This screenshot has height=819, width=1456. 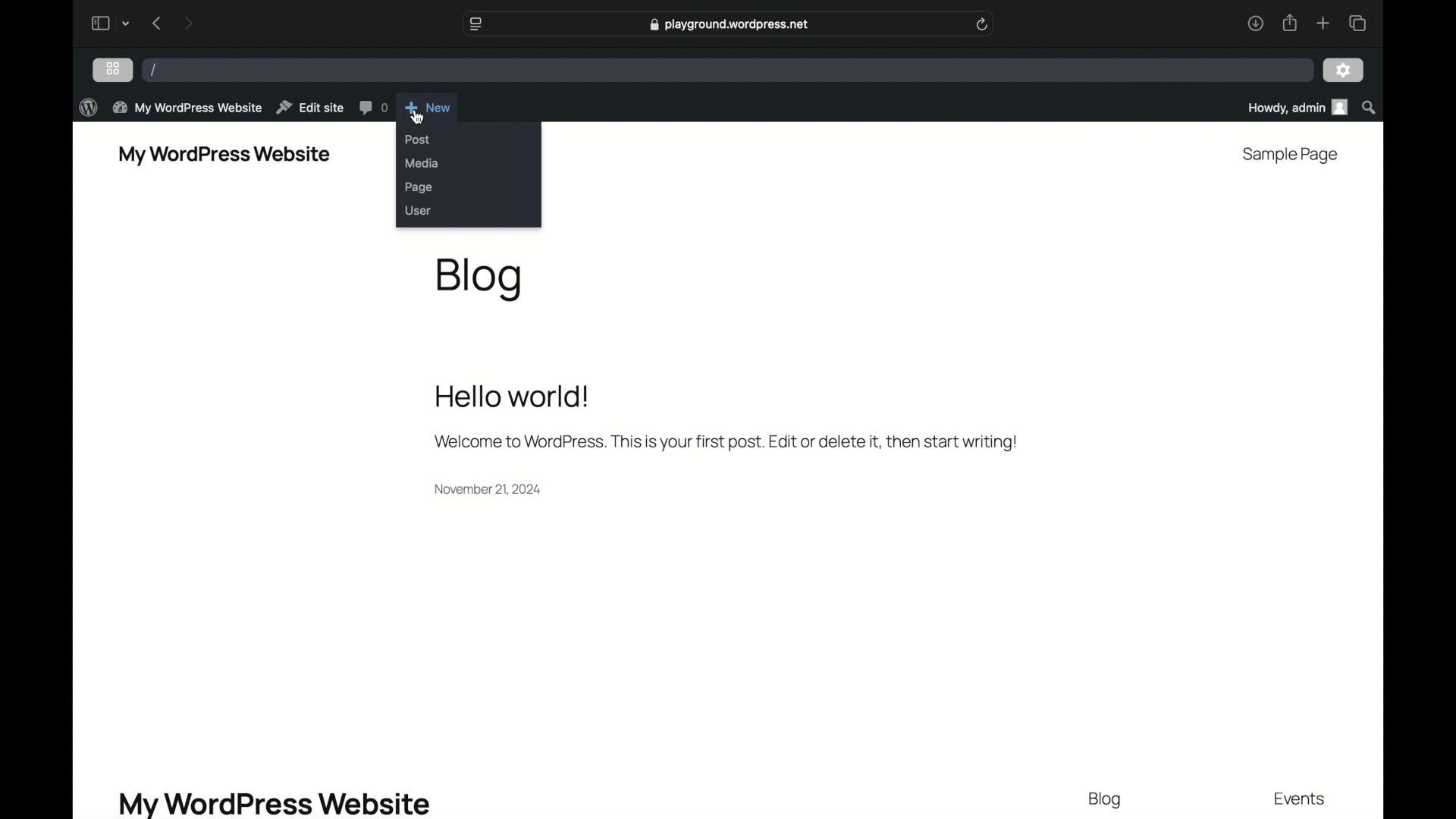 I want to click on post, so click(x=418, y=140).